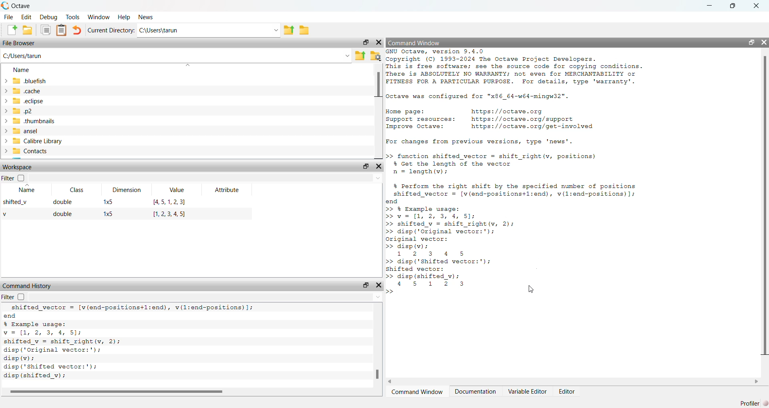  Describe the element at coordinates (67, 142) in the screenshot. I see `calibre library` at that location.